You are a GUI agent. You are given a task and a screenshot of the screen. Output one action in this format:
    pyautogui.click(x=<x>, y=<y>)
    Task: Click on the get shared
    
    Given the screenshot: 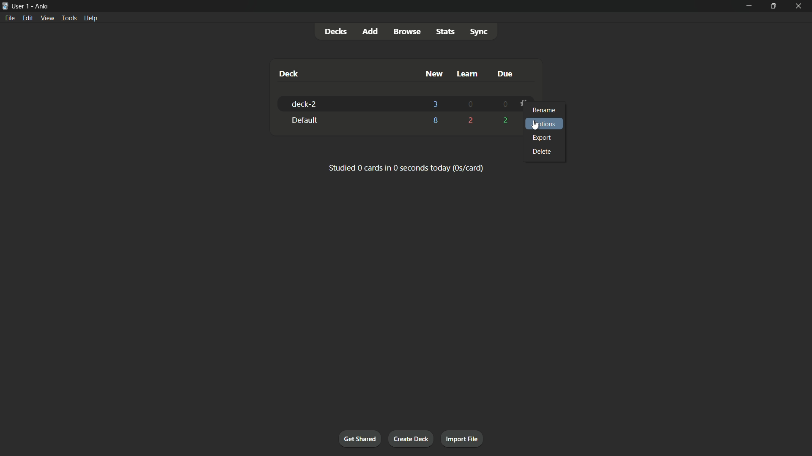 What is the action you would take?
    pyautogui.click(x=361, y=438)
    